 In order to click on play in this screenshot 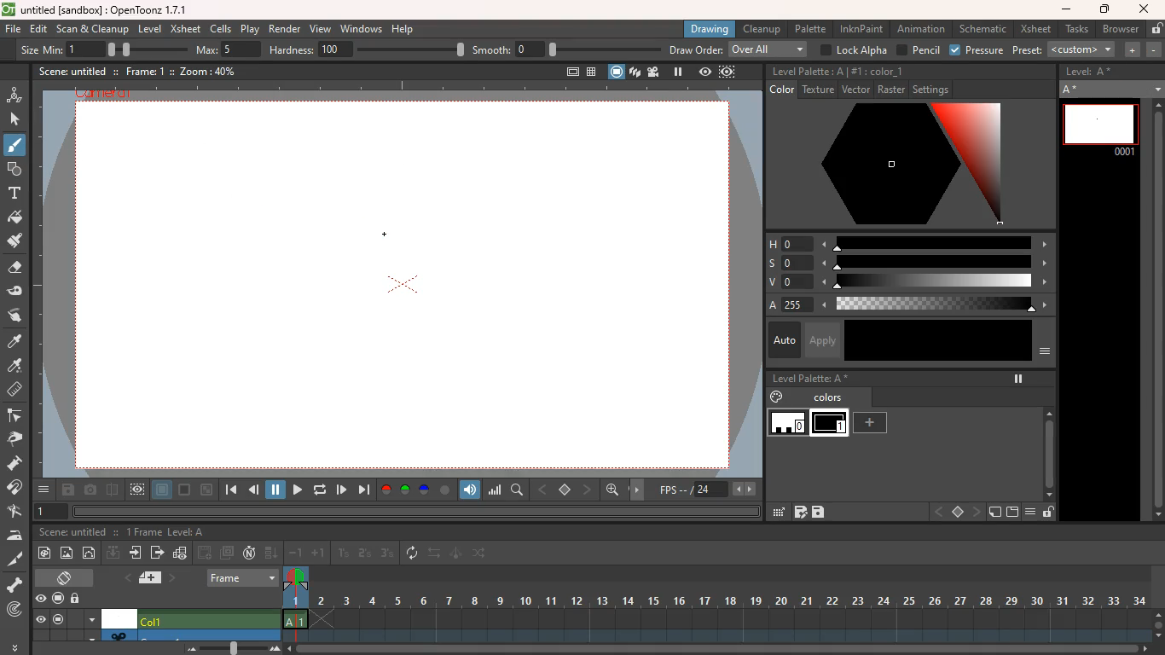, I will do `click(249, 29)`.